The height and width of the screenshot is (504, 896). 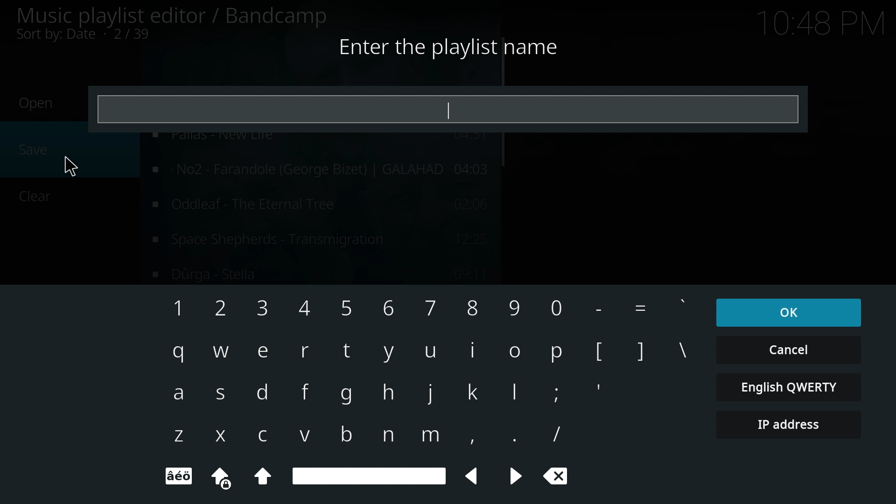 What do you see at coordinates (43, 142) in the screenshot?
I see `save` at bounding box center [43, 142].